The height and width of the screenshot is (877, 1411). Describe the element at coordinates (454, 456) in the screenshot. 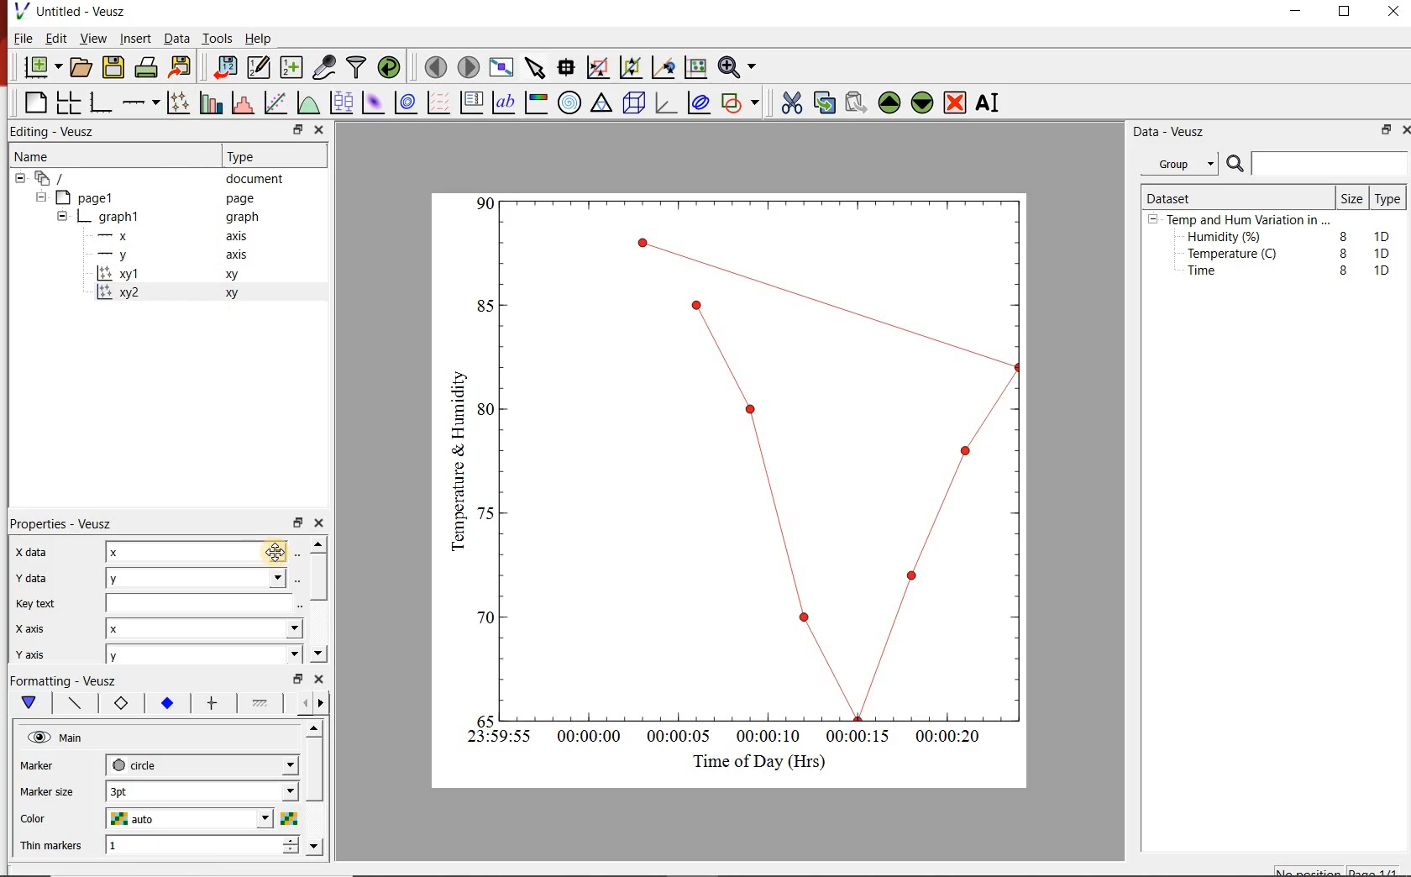

I see `Temperature & Humidity` at that location.